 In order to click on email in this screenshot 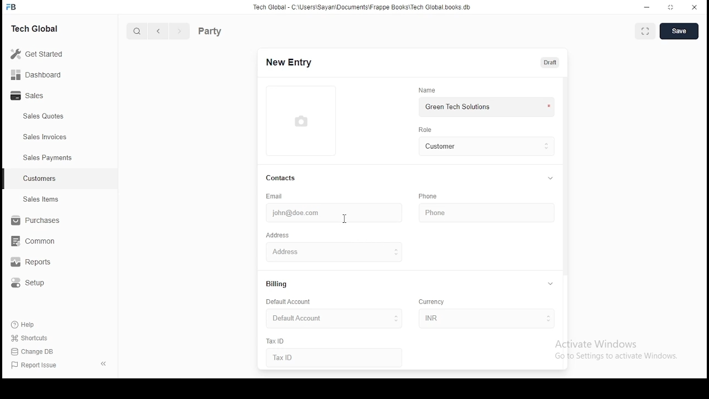, I will do `click(275, 196)`.